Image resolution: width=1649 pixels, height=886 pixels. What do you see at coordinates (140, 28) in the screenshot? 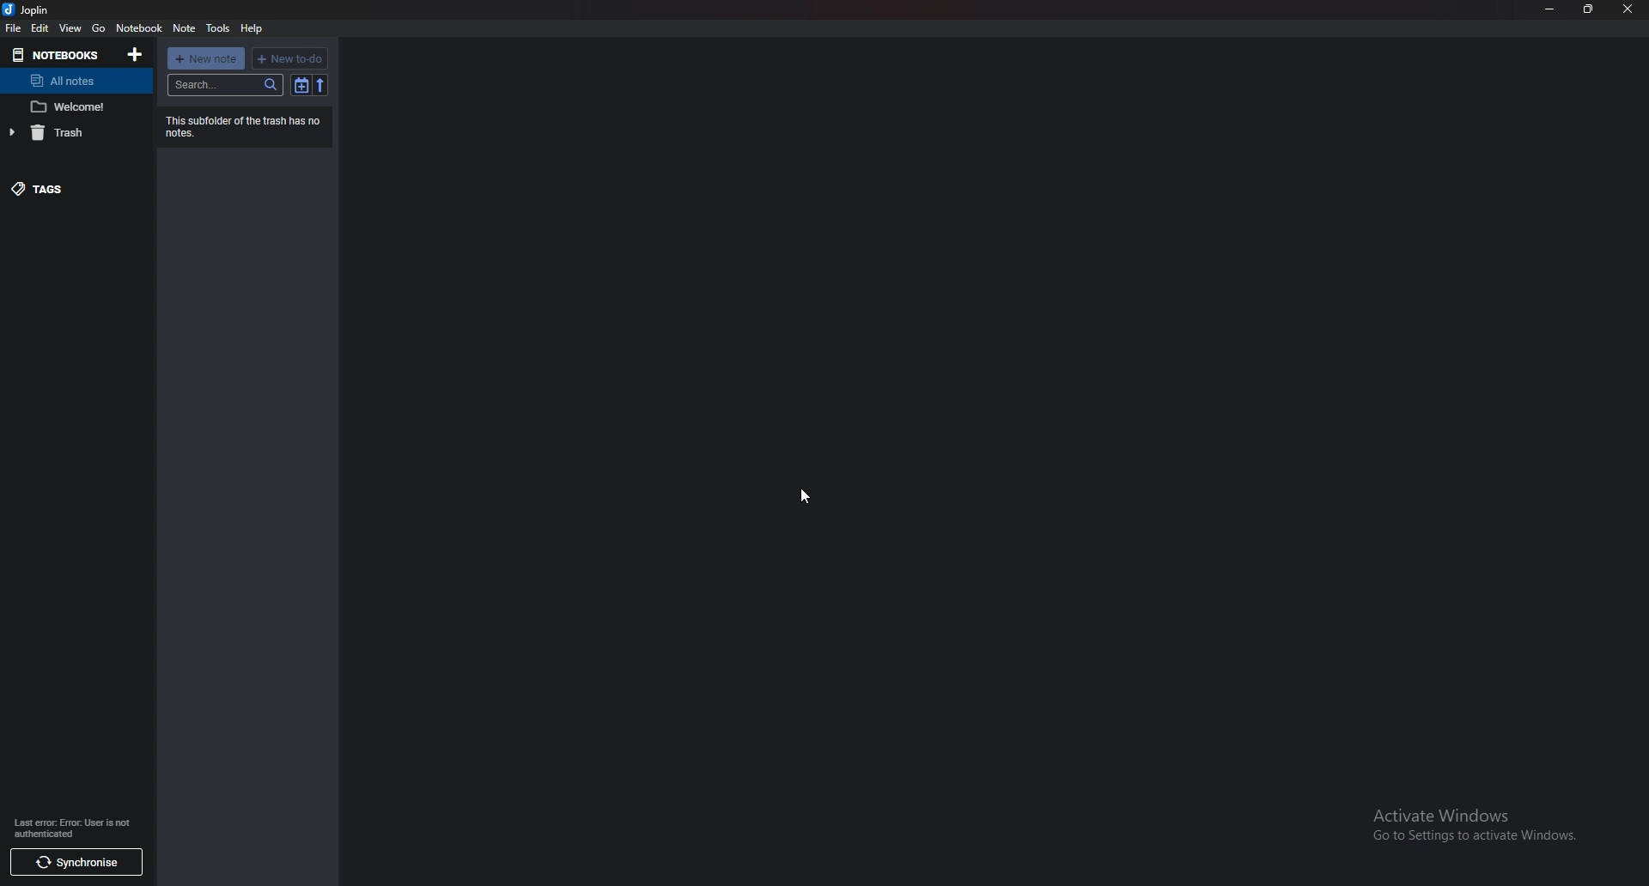
I see `notebook` at bounding box center [140, 28].